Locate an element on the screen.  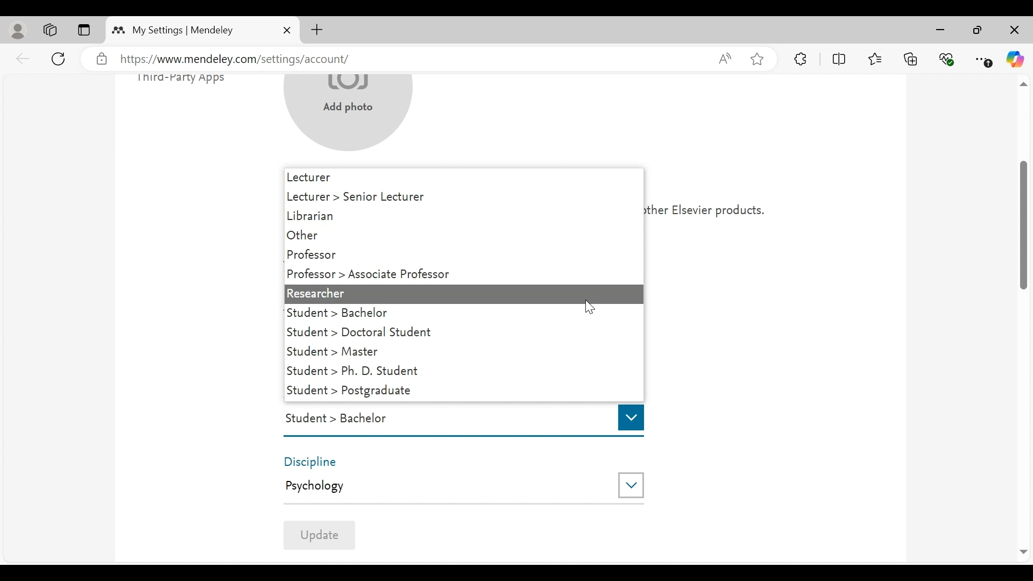
Student >Master is located at coordinates (462, 353).